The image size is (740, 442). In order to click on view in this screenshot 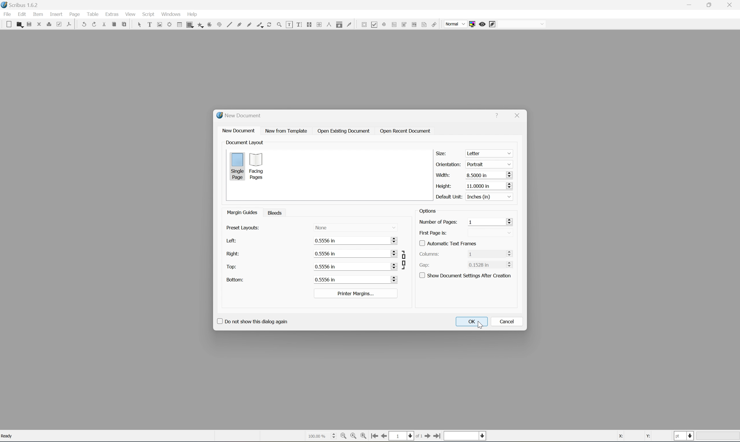, I will do `click(131, 15)`.